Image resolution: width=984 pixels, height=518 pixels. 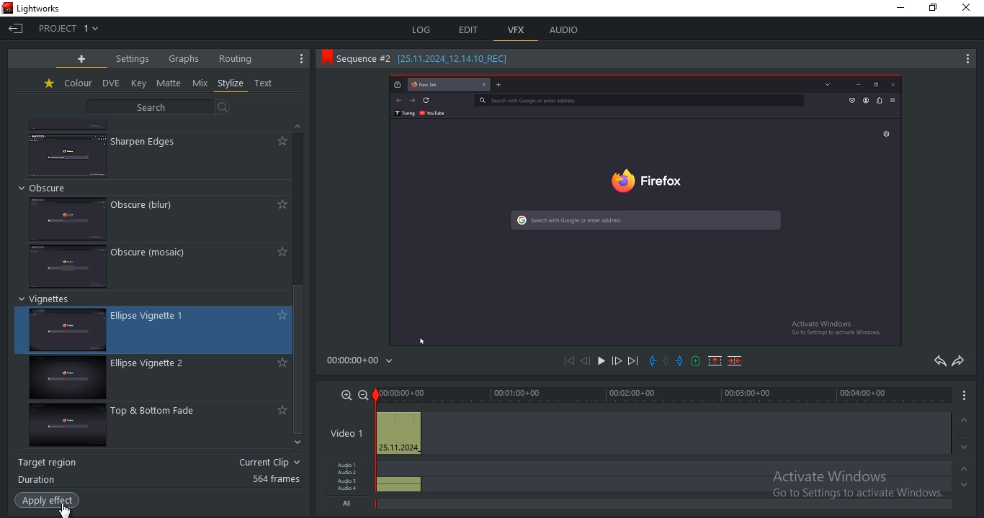 I want to click on delete the marked section, so click(x=734, y=362).